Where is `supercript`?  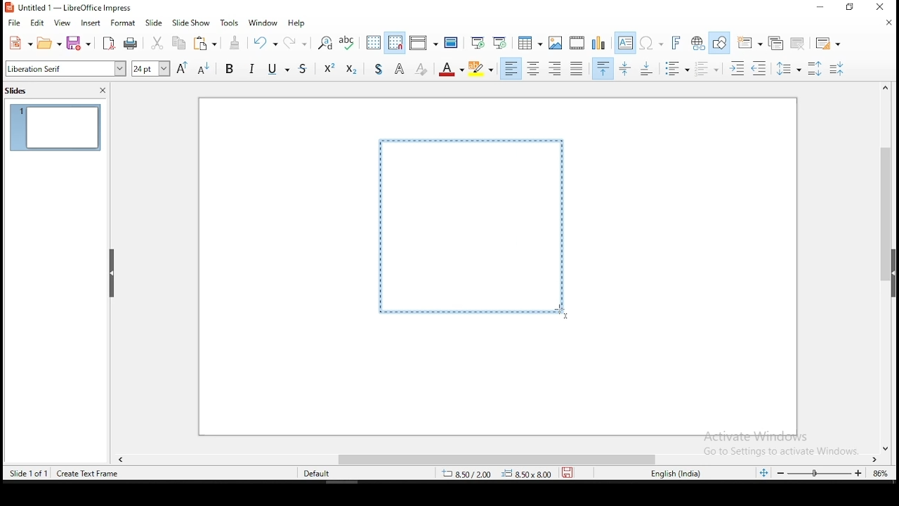 supercript is located at coordinates (326, 70).